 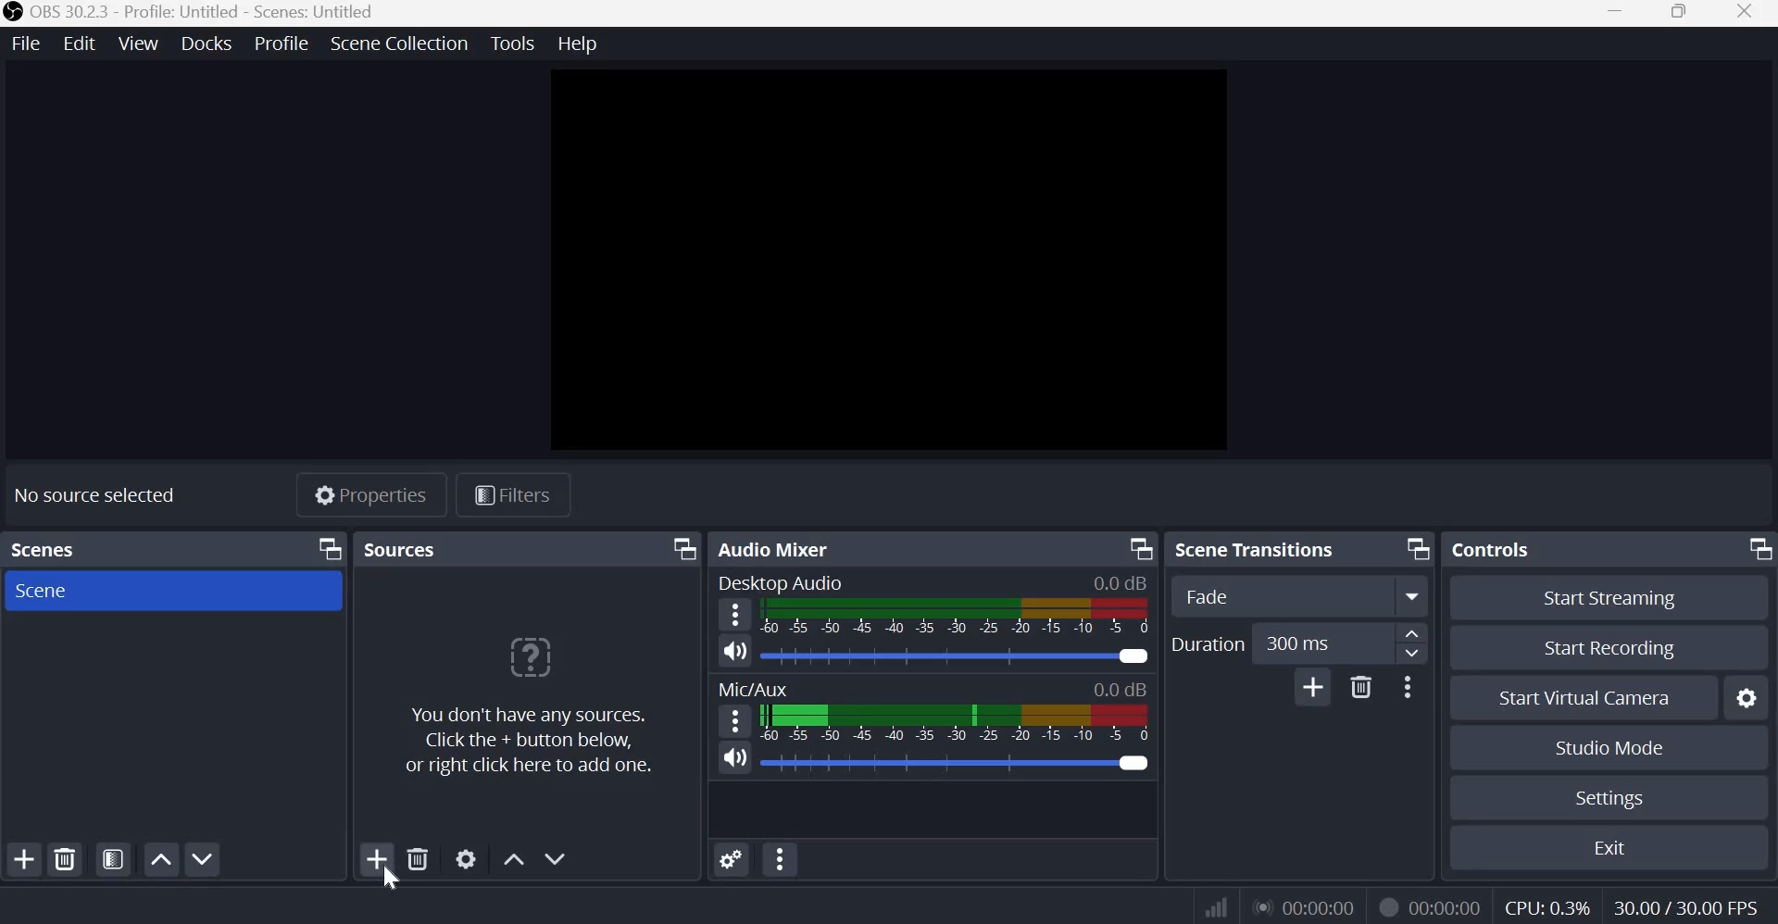 I want to click on Desktop Audio, so click(x=780, y=581).